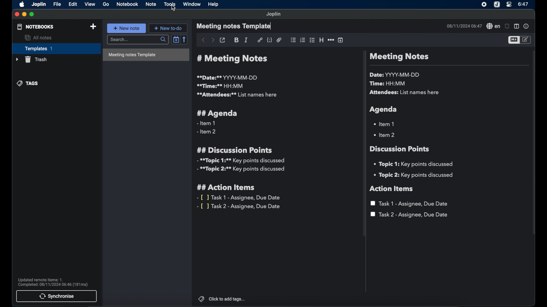  I want to click on maximize, so click(32, 14).